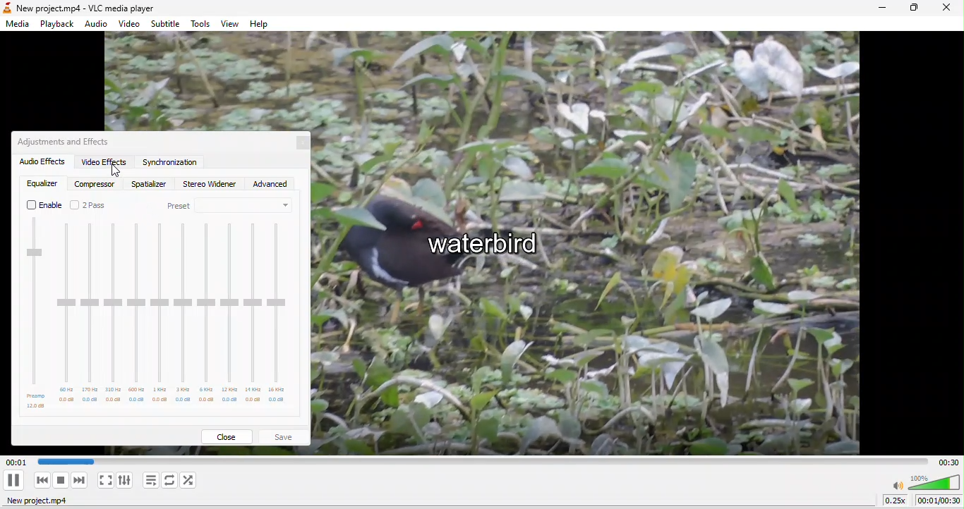 Image resolution: width=964 pixels, height=509 pixels. I want to click on save, so click(287, 435).